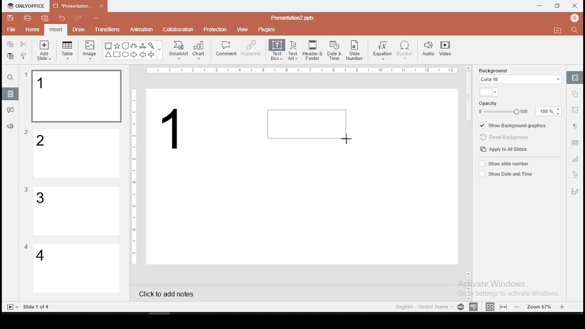 The width and height of the screenshot is (585, 329). I want to click on paste, so click(10, 56).